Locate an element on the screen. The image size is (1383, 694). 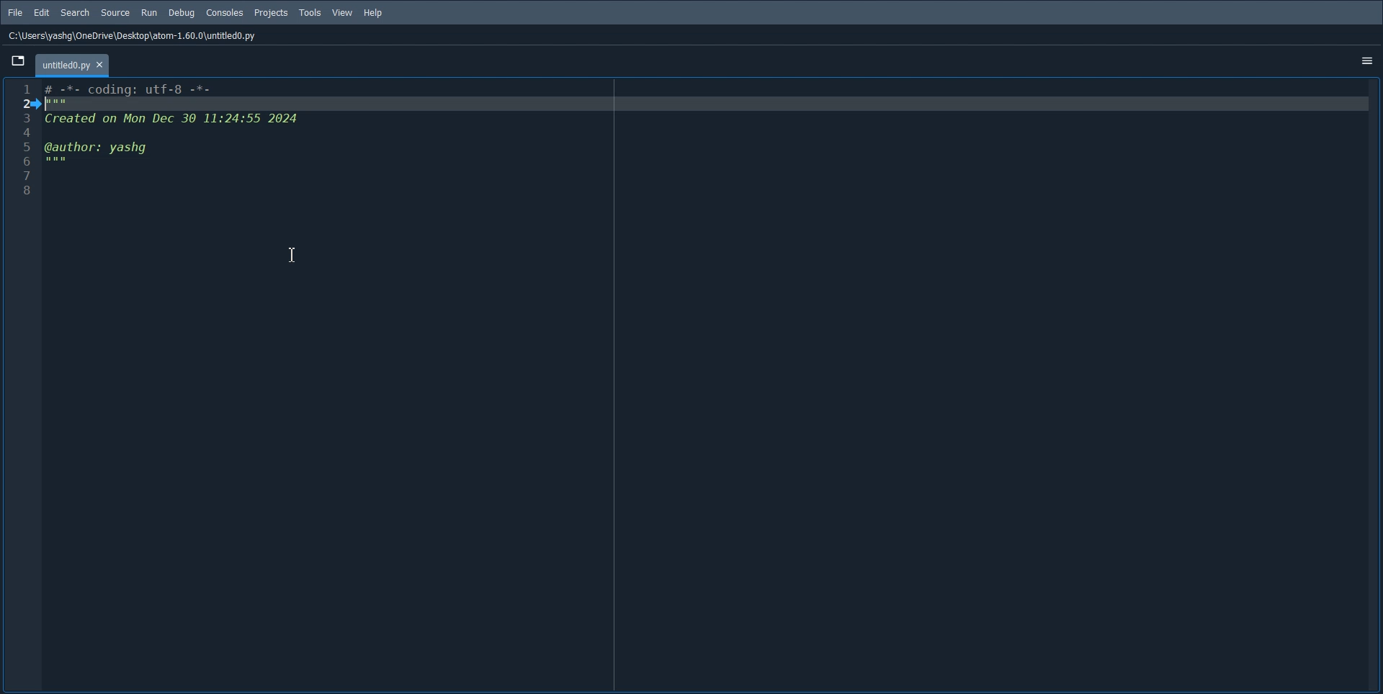
# -*- coding: utf-8 -*- """ Spyder Editor  This is a temporary script file. """ is located at coordinates (707, 386).